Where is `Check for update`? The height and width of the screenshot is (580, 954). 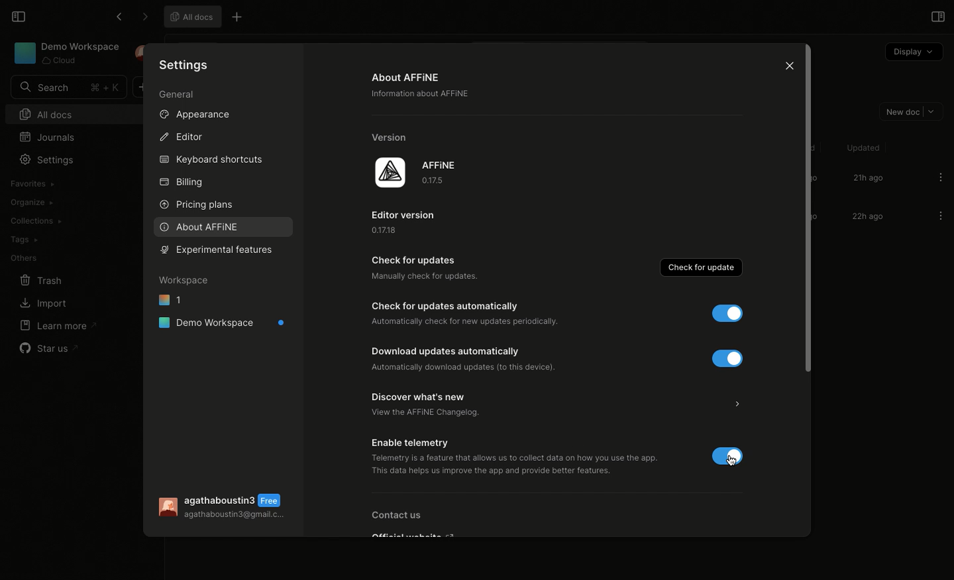 Check for update is located at coordinates (703, 267).